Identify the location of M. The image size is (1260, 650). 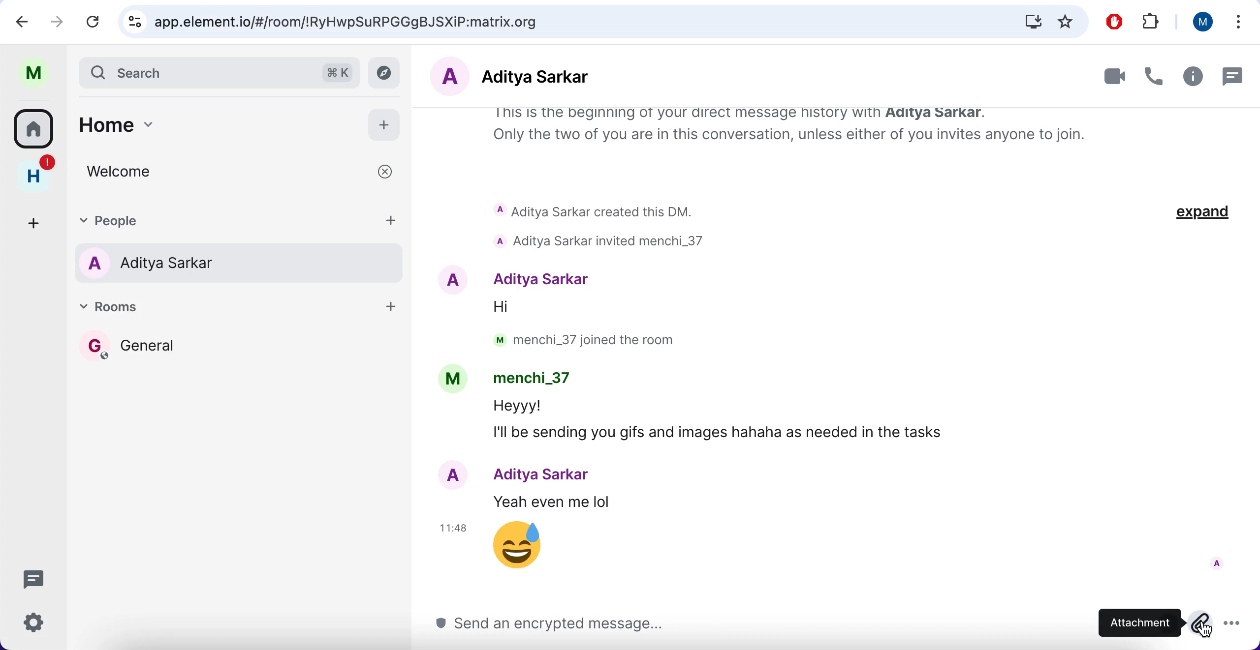
(458, 379).